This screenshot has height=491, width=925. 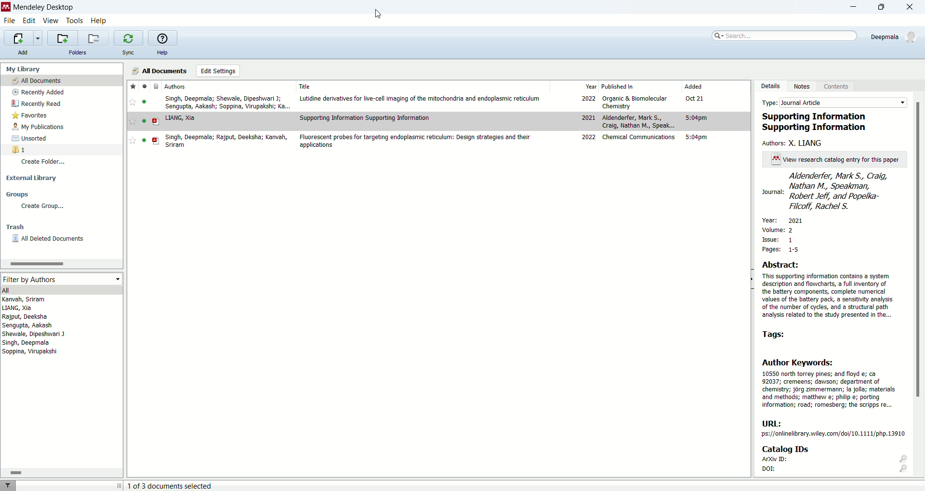 What do you see at coordinates (79, 53) in the screenshot?
I see `folders` at bounding box center [79, 53].